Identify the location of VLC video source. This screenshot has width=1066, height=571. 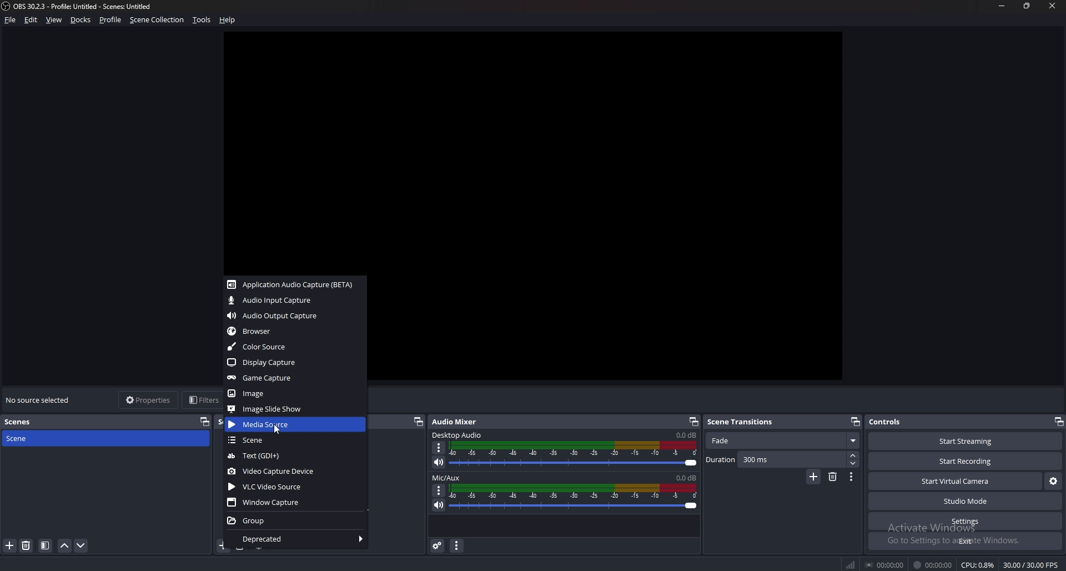
(296, 487).